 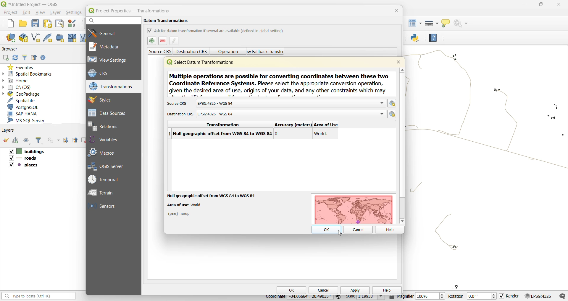 I want to click on qgis server, so click(x=111, y=166).